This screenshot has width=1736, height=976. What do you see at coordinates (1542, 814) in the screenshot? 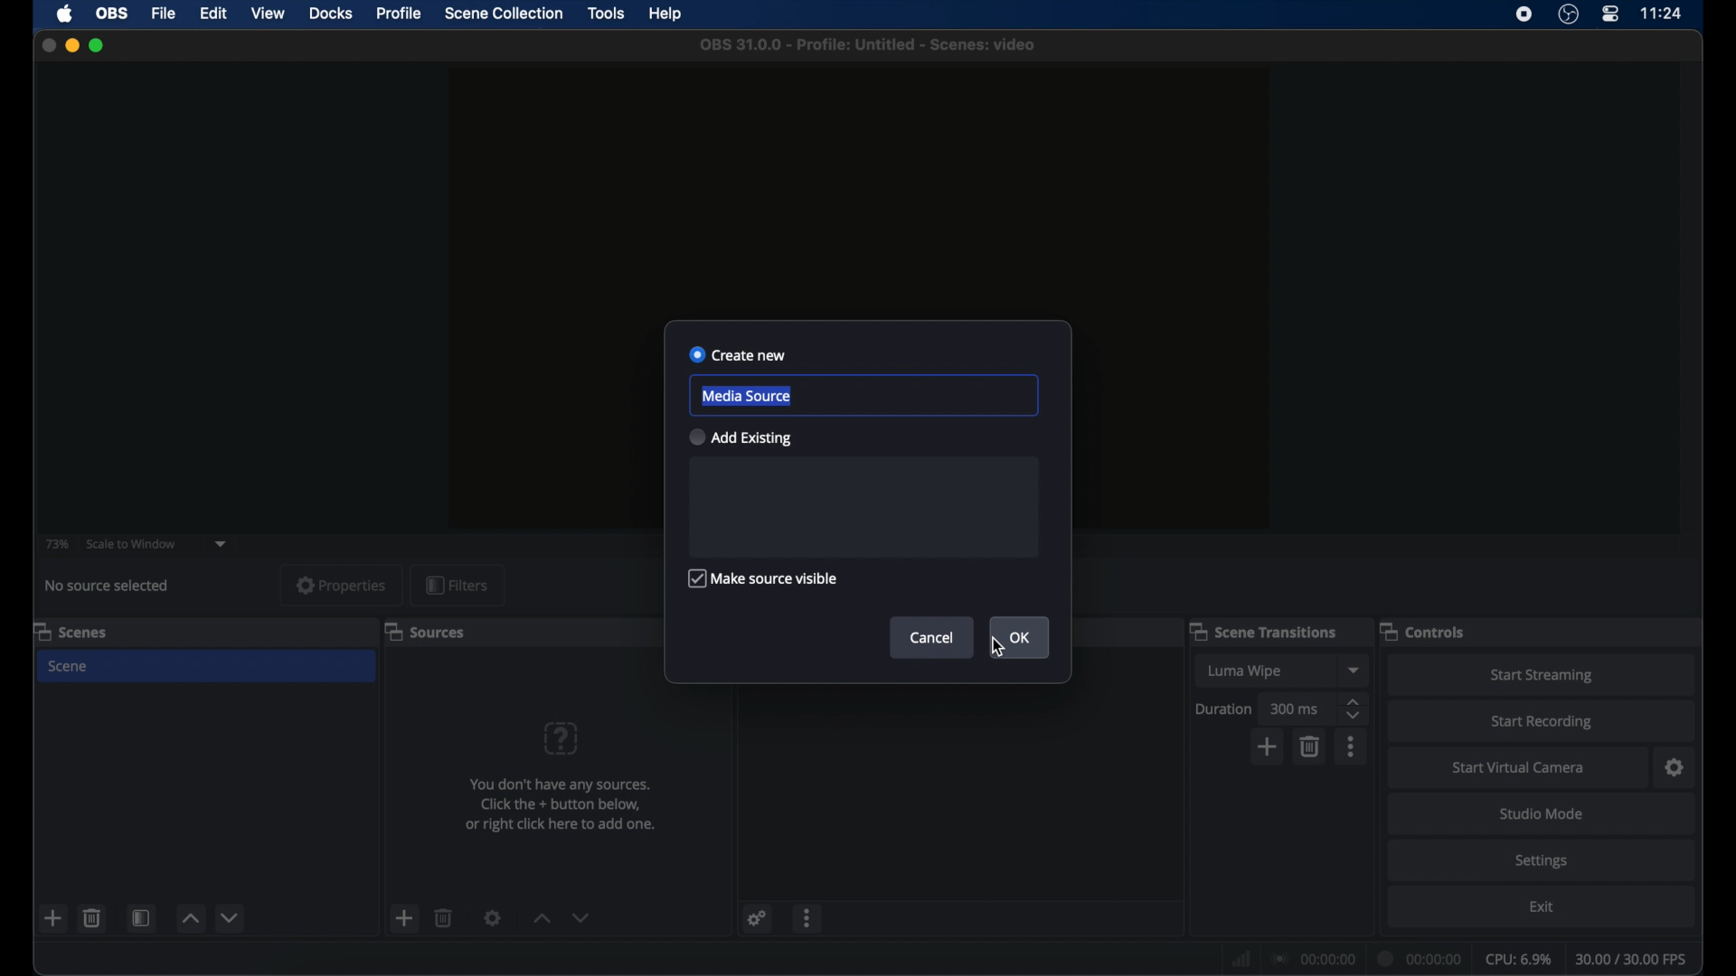
I see `studio mode` at bounding box center [1542, 814].